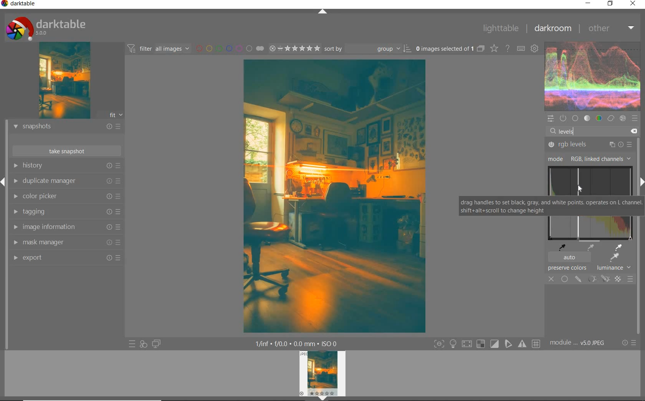 This screenshot has width=645, height=401. Describe the element at coordinates (563, 247) in the screenshot. I see `pick black point from image` at that location.